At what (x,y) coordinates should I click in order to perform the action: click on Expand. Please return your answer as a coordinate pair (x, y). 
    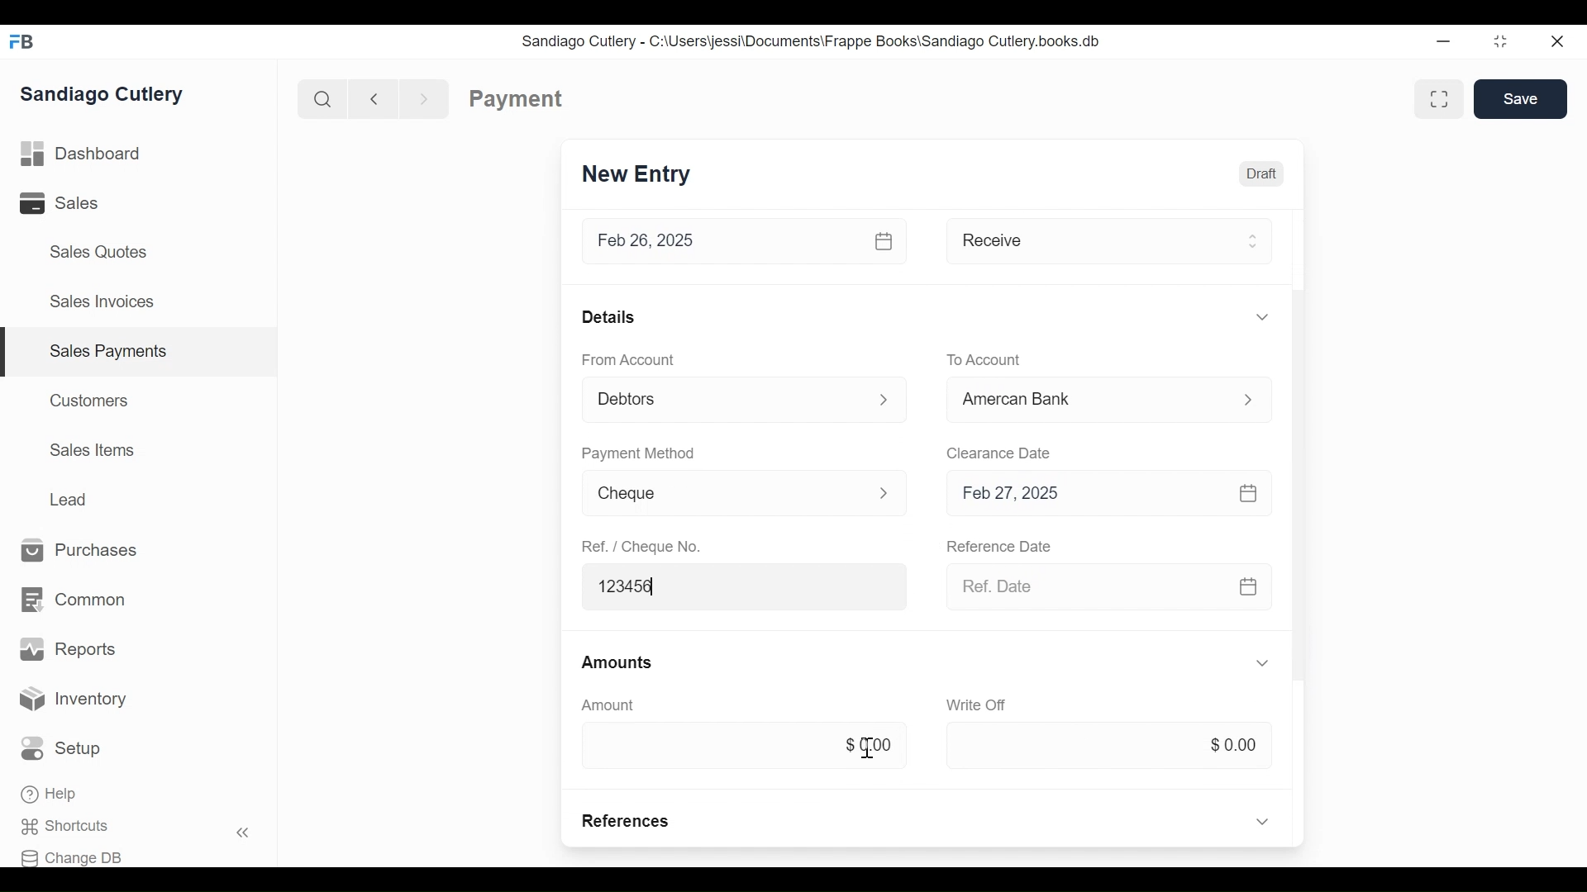
    Looking at the image, I should click on (1264, 663).